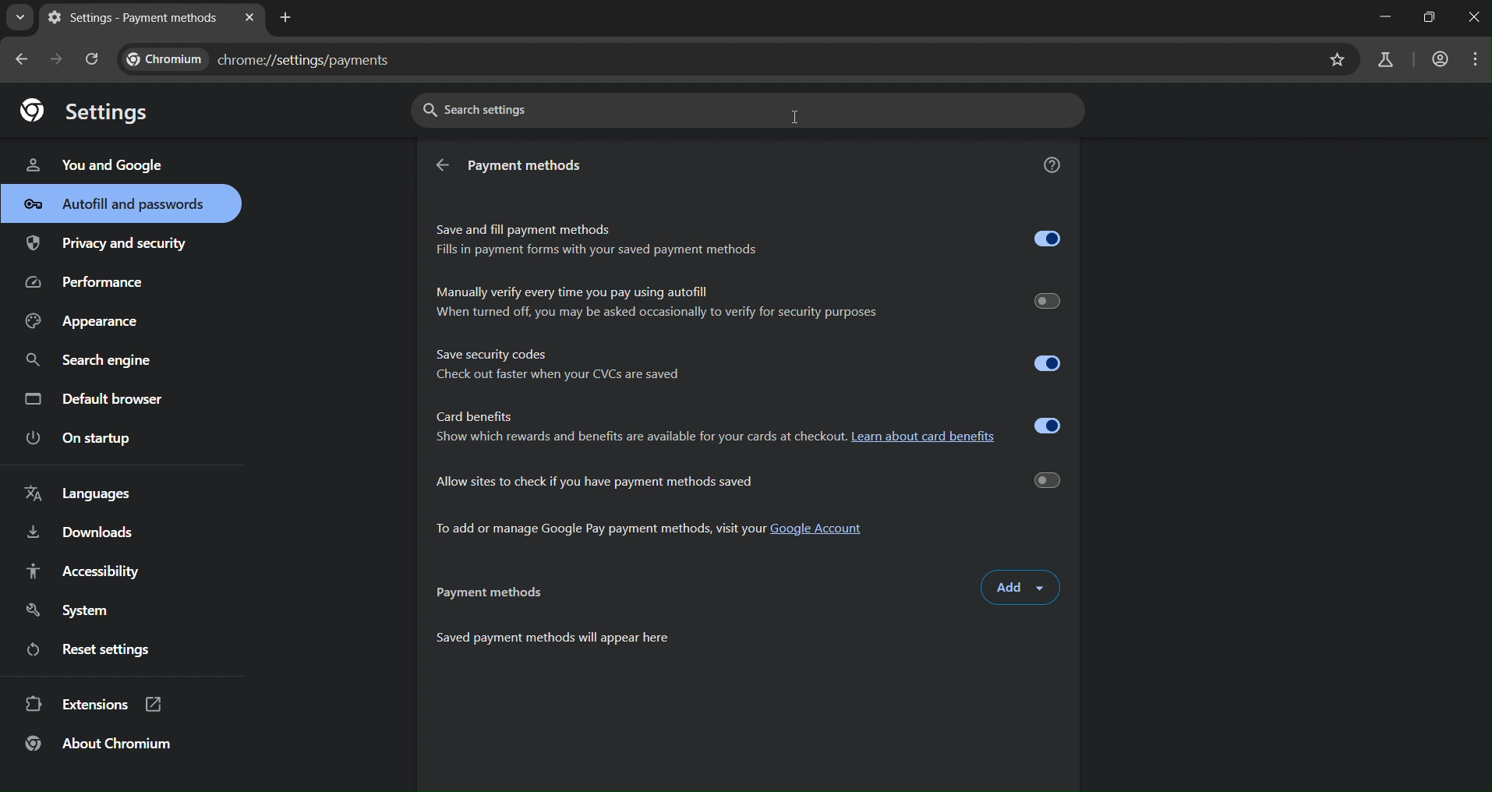 The width and height of the screenshot is (1492, 792). I want to click on Manually verify every time you pay using autofill
When turned off, you may be asked occasionally to verify for security purposes, so click(743, 302).